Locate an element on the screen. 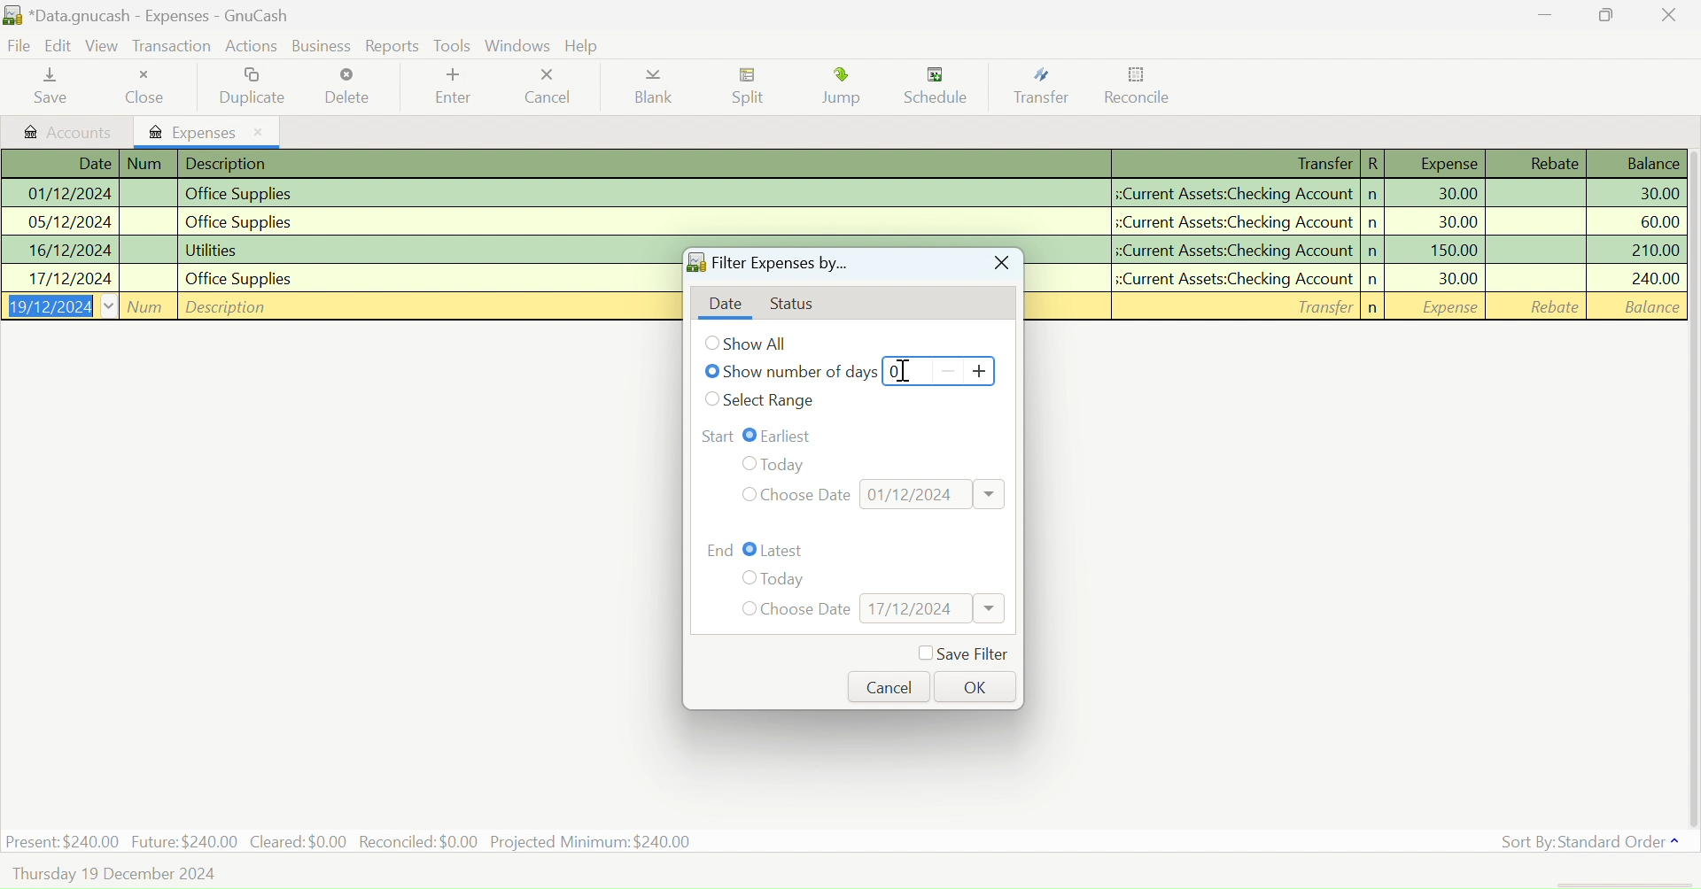  Office Supplies Transaction is located at coordinates (337, 277).